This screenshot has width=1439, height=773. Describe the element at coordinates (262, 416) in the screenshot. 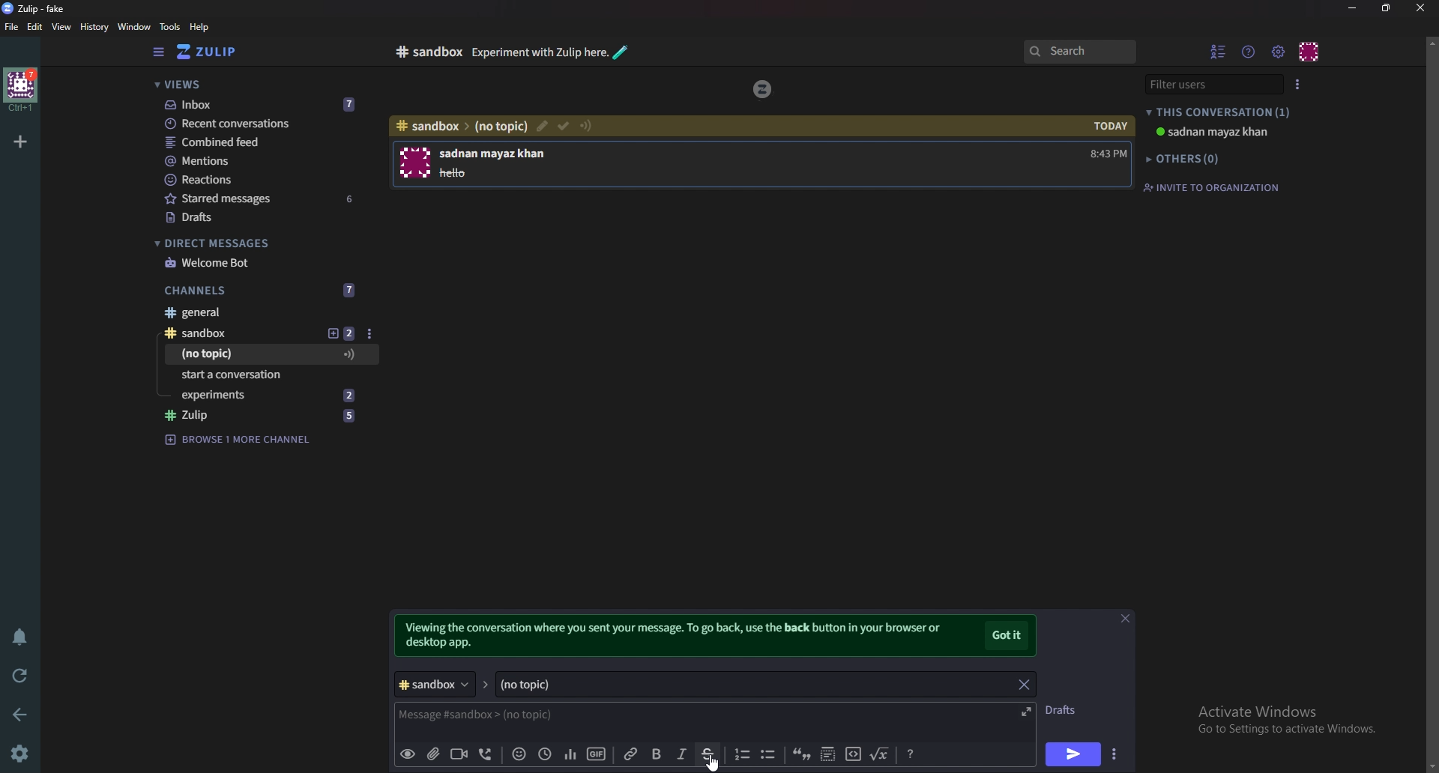

I see `zulip` at that location.